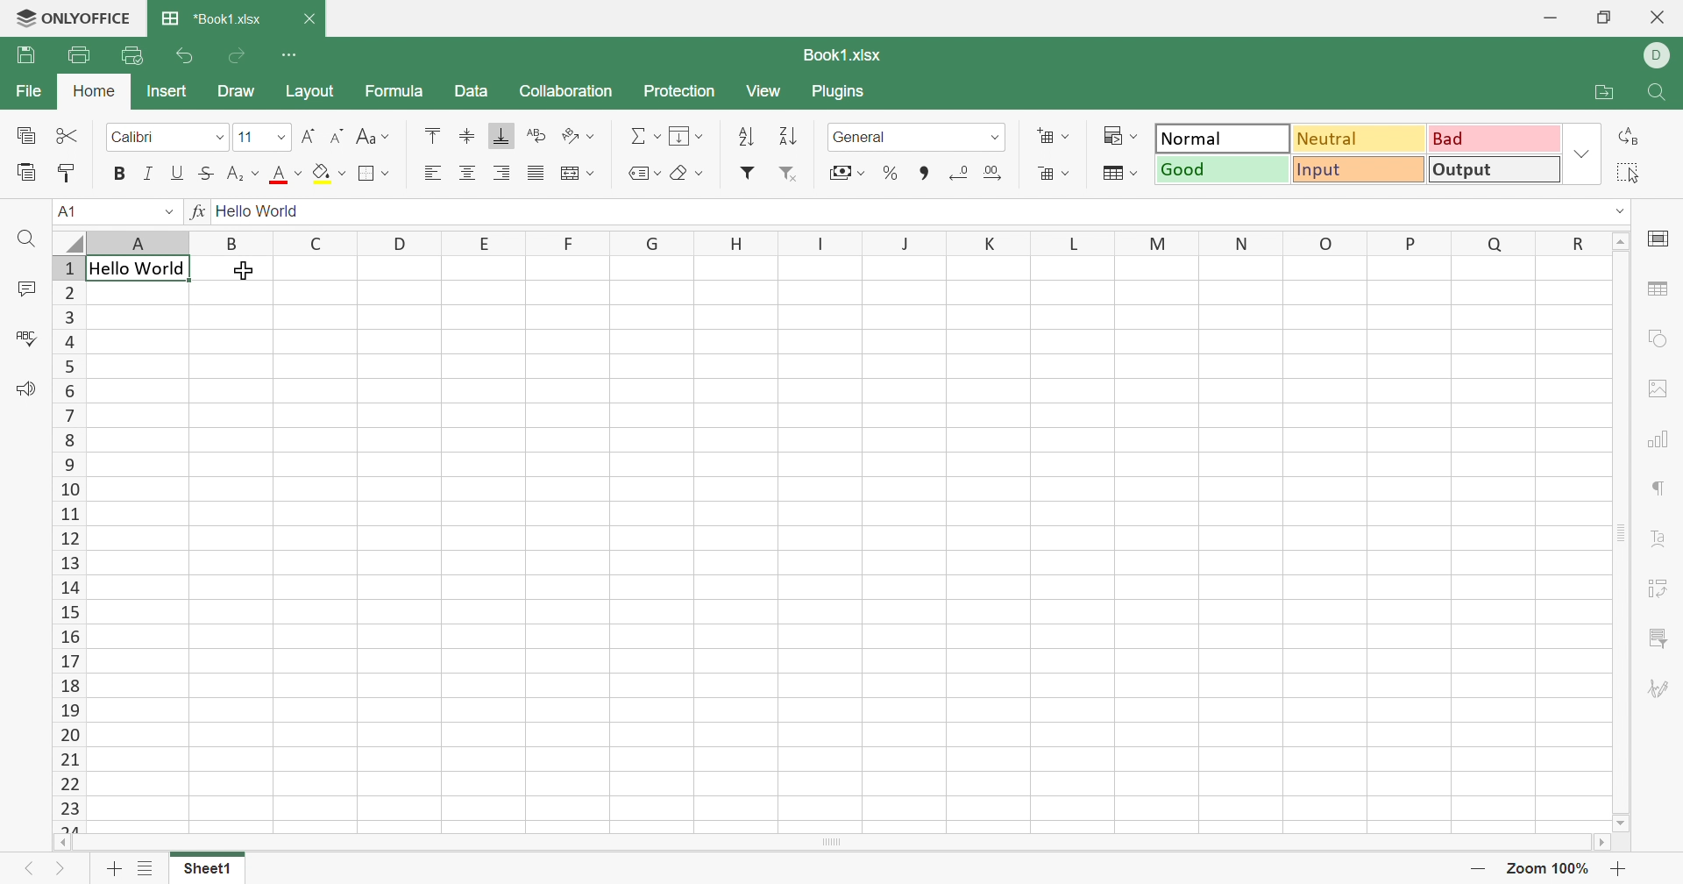  I want to click on Scroll left, so click(60, 843).